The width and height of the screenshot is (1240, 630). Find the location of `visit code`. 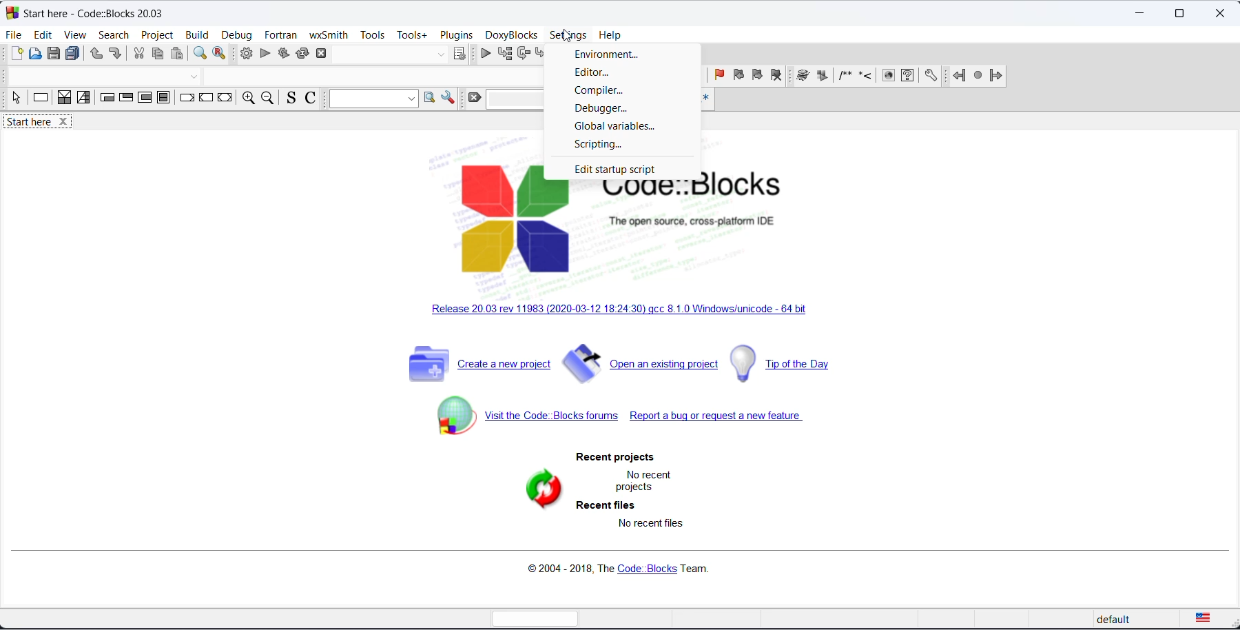

visit code is located at coordinates (526, 416).